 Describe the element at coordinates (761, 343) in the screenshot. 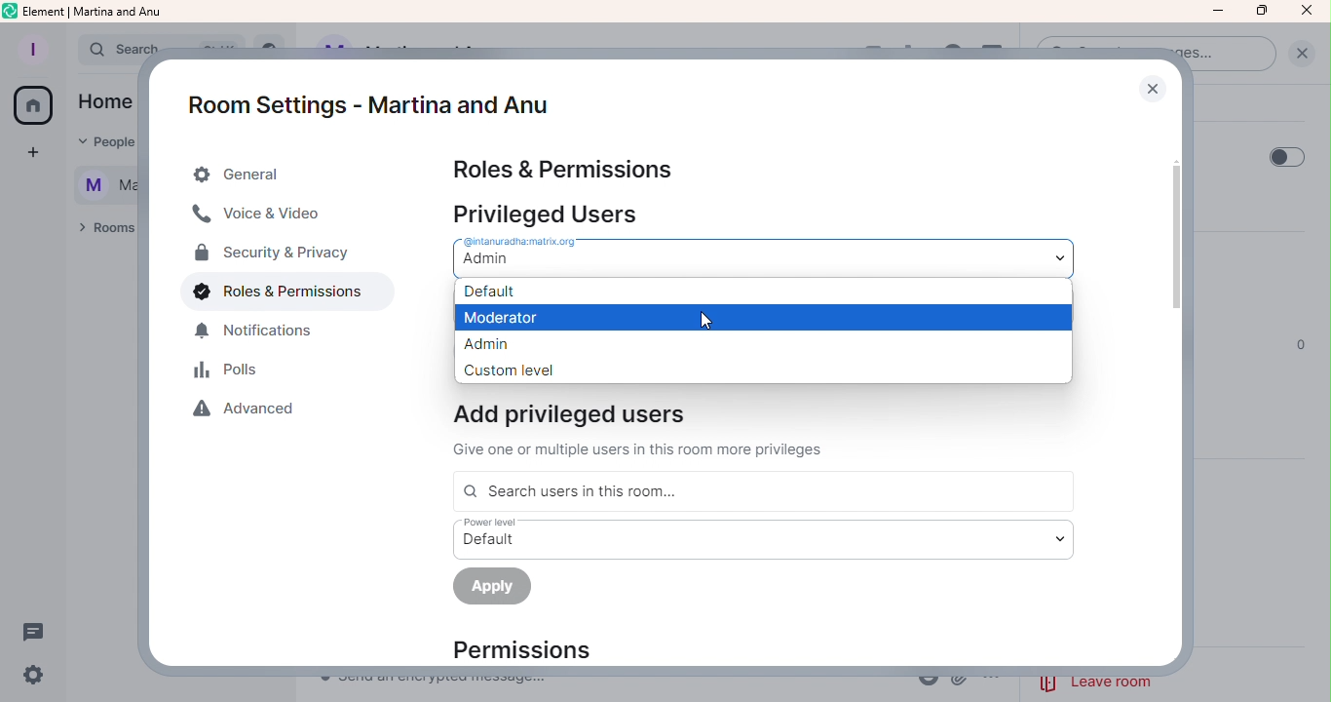

I see `Admin` at that location.